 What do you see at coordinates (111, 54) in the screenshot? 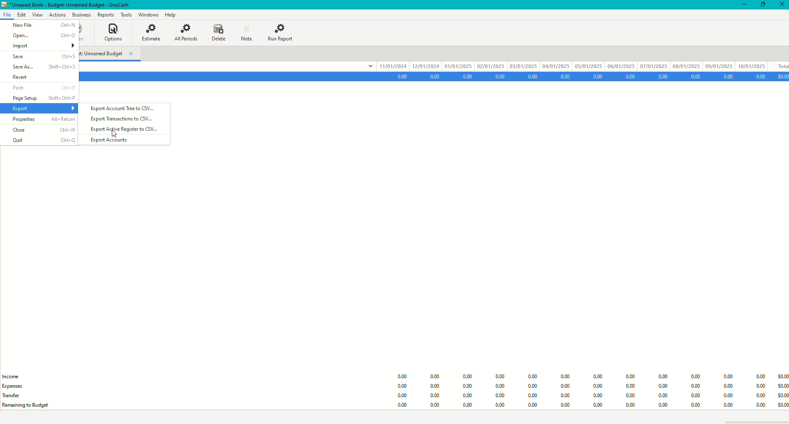
I see `Unnamed Budget` at bounding box center [111, 54].